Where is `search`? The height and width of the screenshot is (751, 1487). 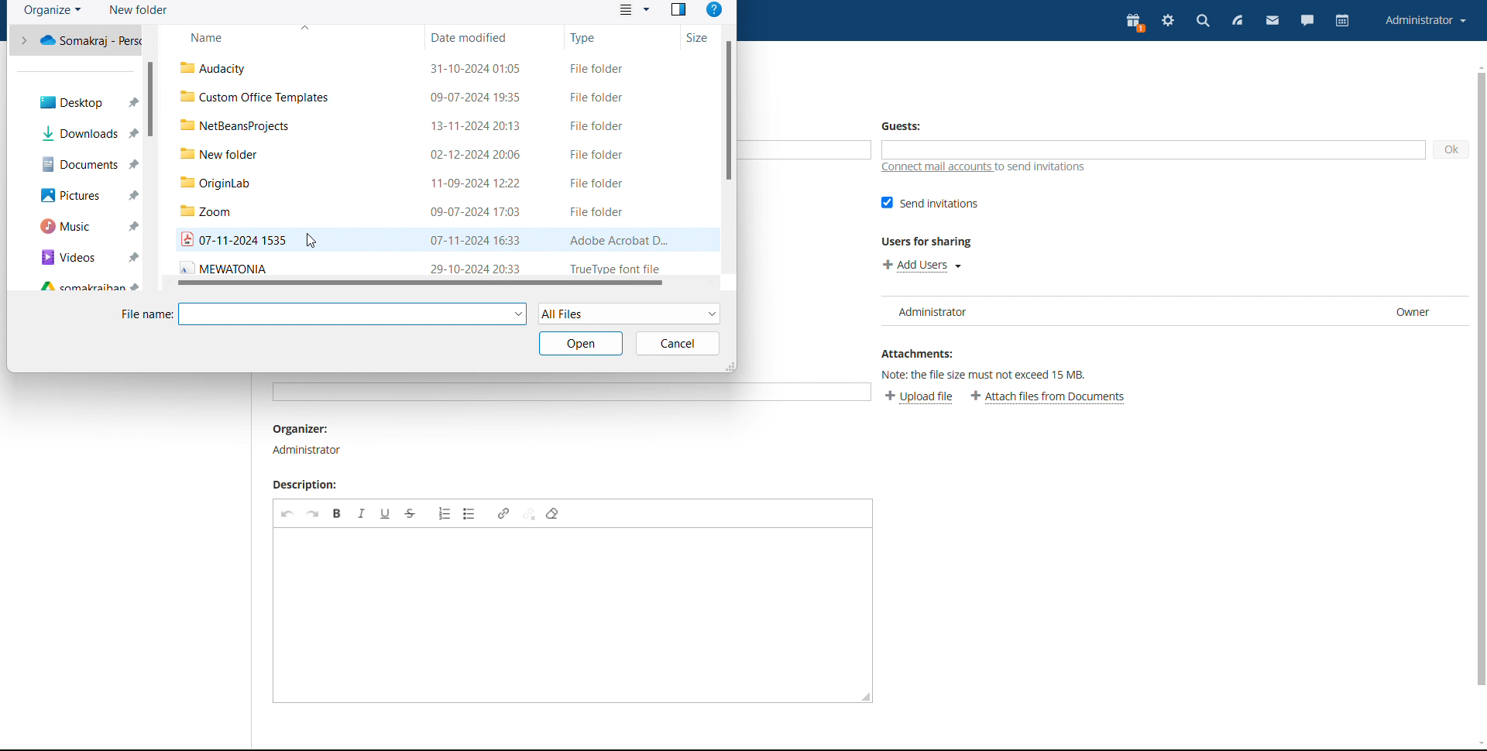
search is located at coordinates (1204, 22).